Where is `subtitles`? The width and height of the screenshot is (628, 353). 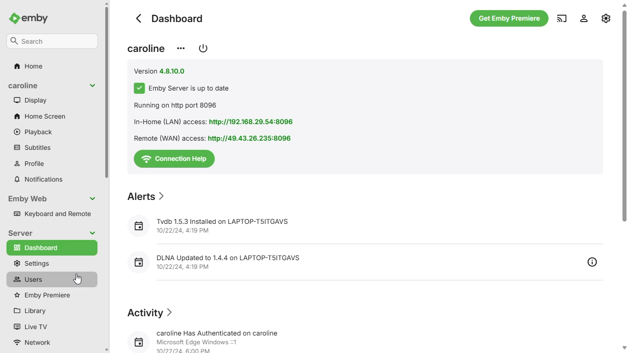
subtitles is located at coordinates (33, 148).